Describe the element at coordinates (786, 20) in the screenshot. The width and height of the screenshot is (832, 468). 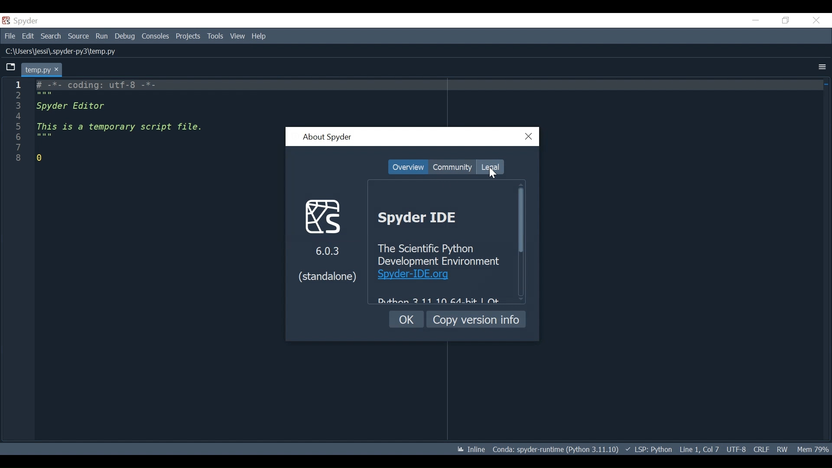
I see `Restore` at that location.